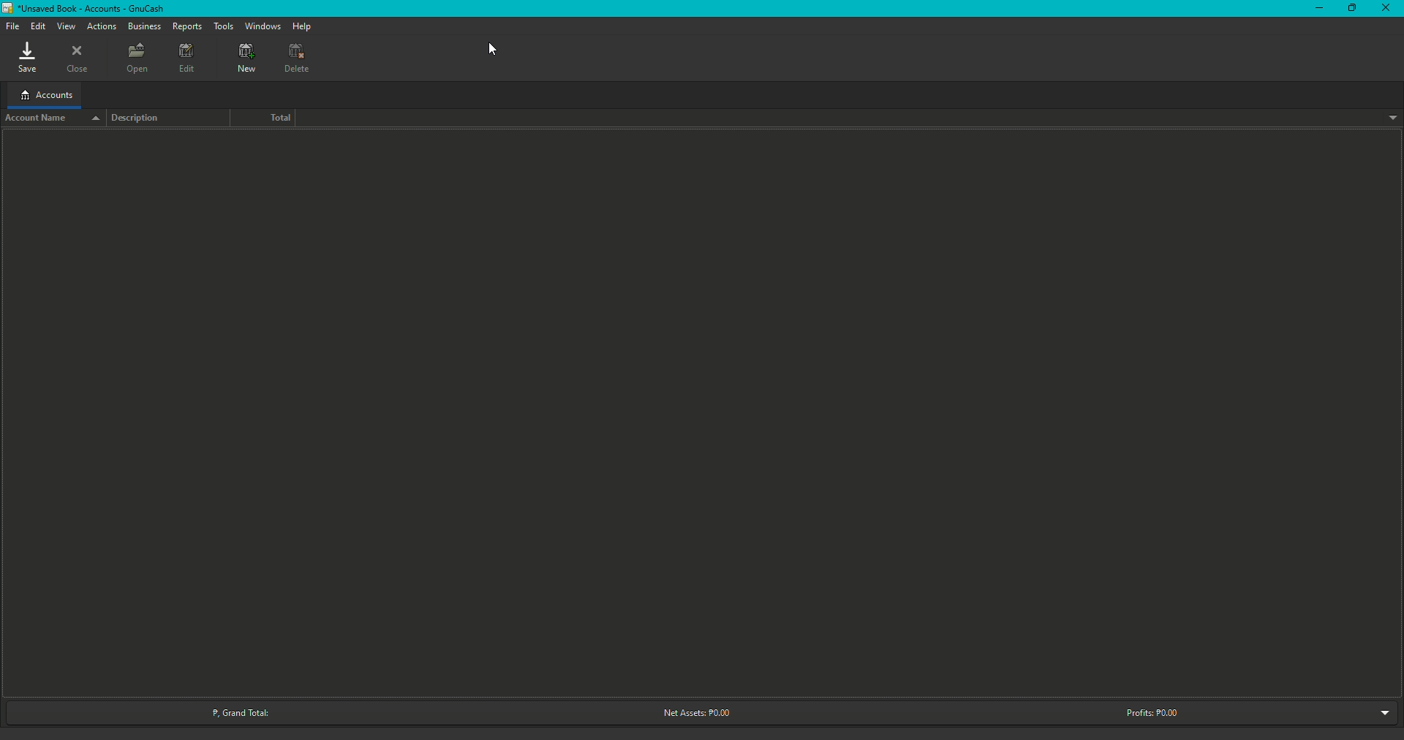  I want to click on File, so click(11, 24).